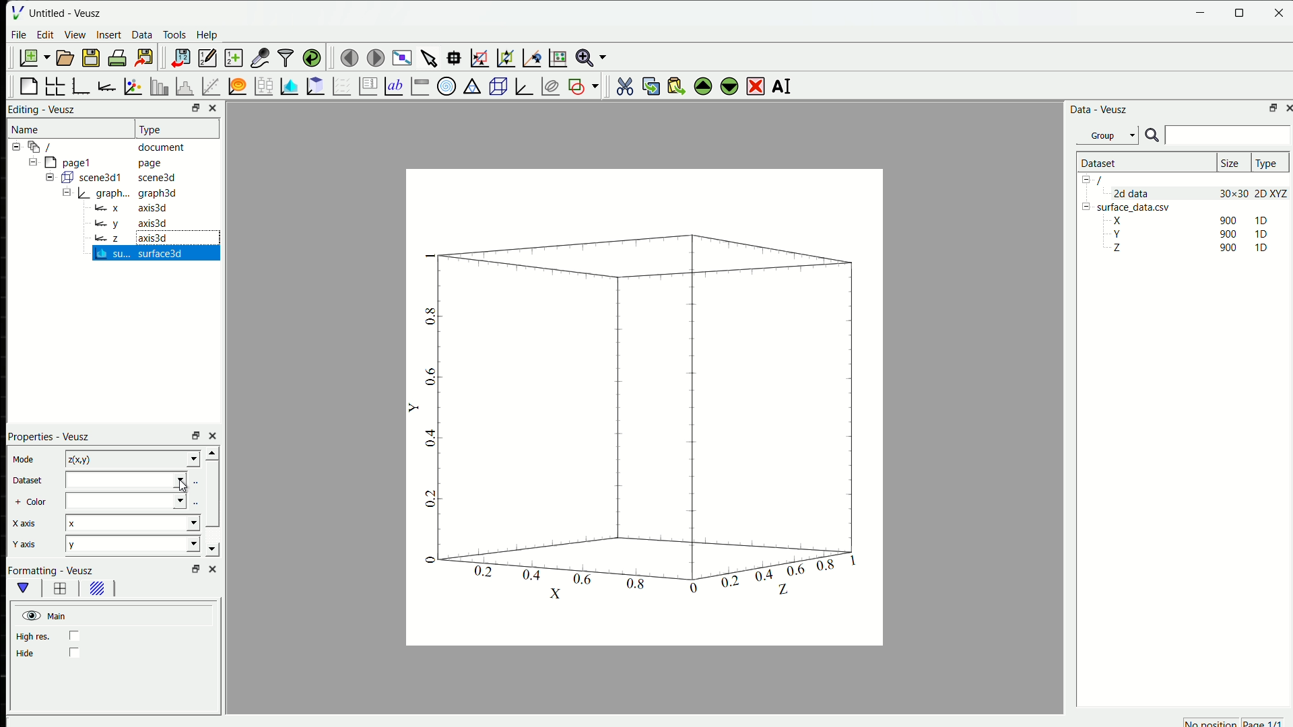 The height and width of the screenshot is (727, 1293). What do you see at coordinates (525, 85) in the screenshot?
I see `3D graph` at bounding box center [525, 85].